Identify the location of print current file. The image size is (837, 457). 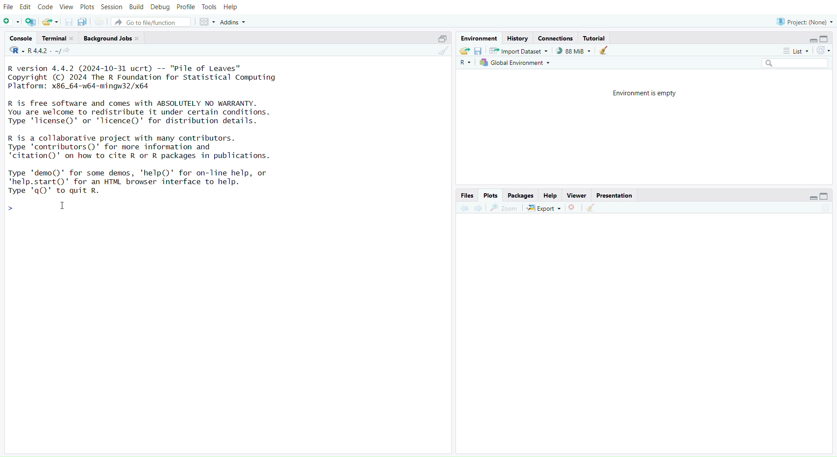
(102, 22).